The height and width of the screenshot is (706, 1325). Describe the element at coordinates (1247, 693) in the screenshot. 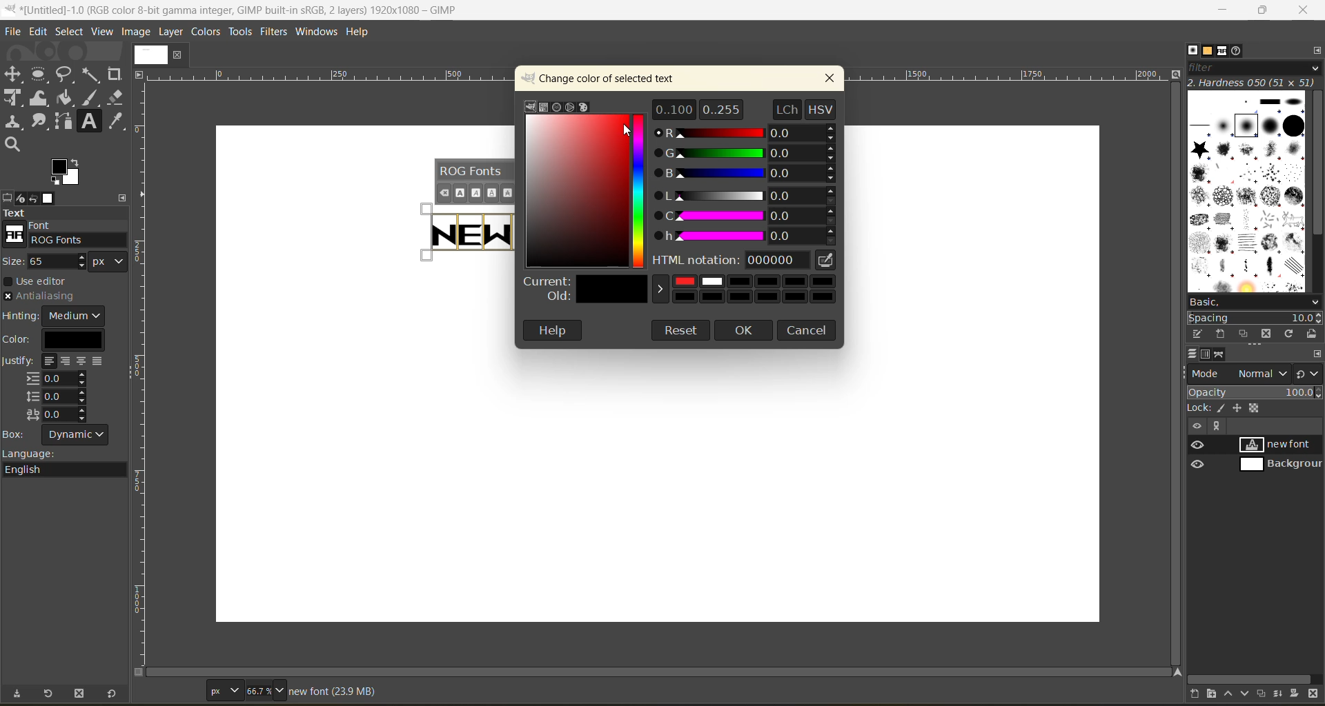

I see `lower this layer` at that location.